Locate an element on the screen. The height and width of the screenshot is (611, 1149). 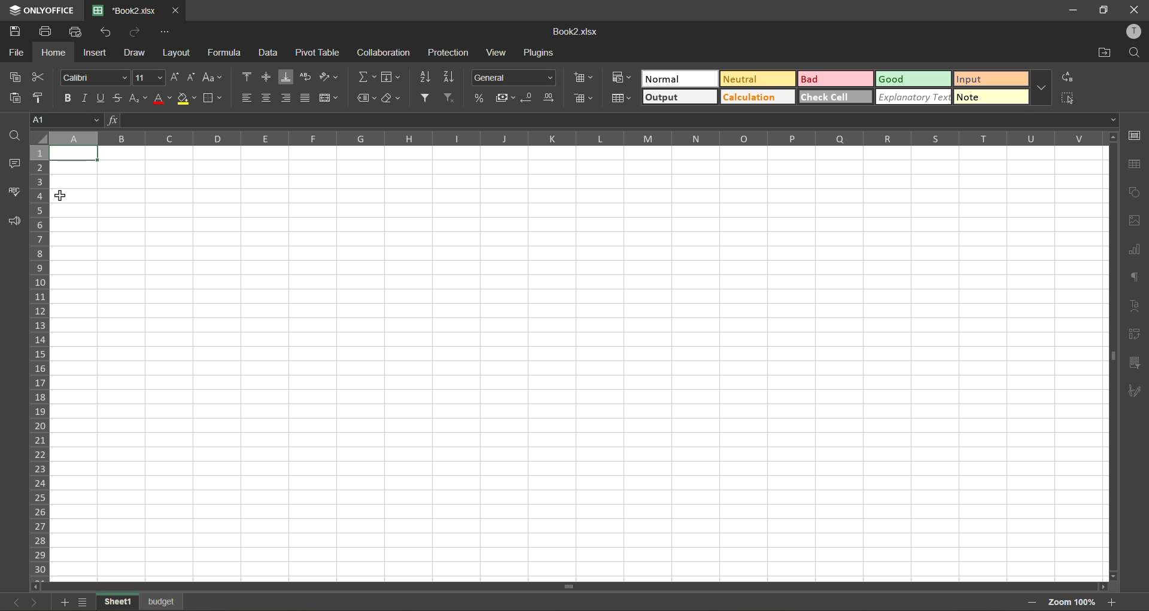
home is located at coordinates (50, 53).